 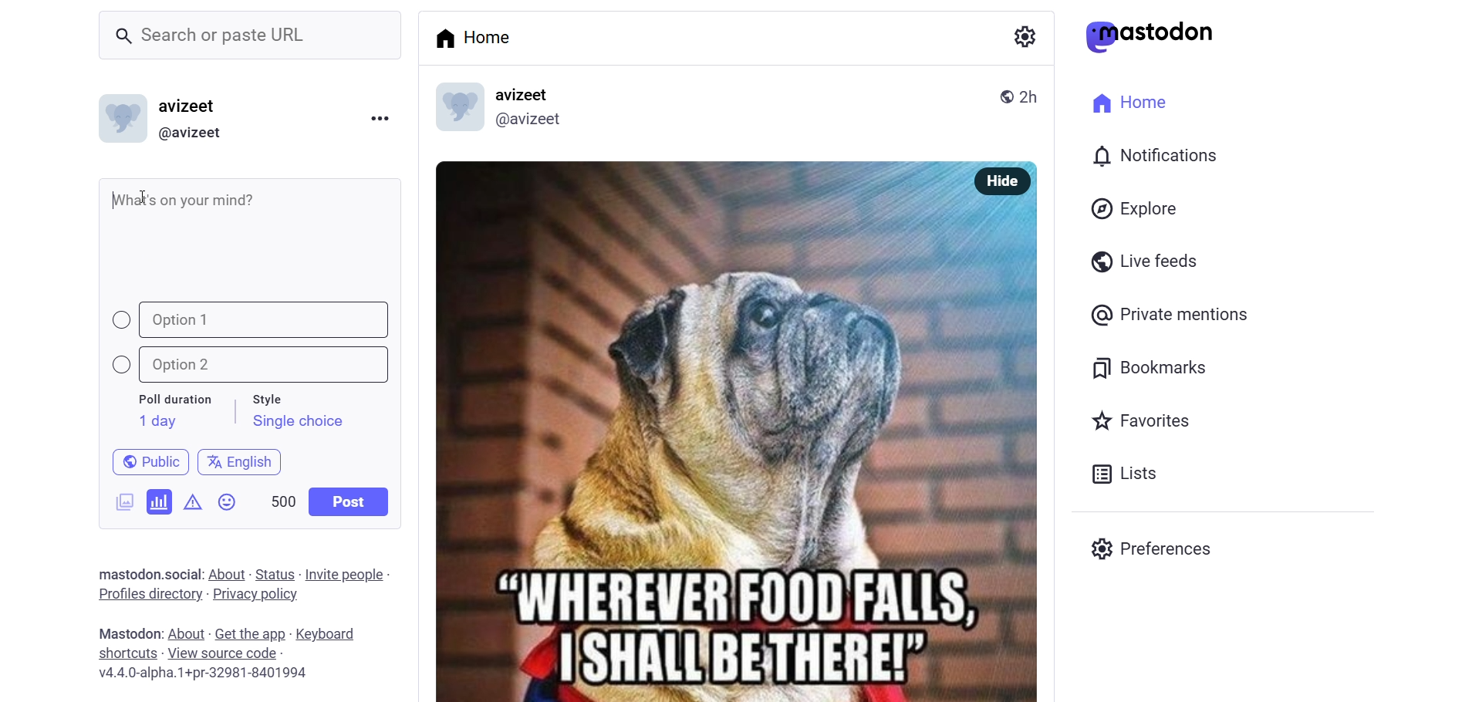 What do you see at coordinates (225, 575) in the screenshot?
I see `about` at bounding box center [225, 575].